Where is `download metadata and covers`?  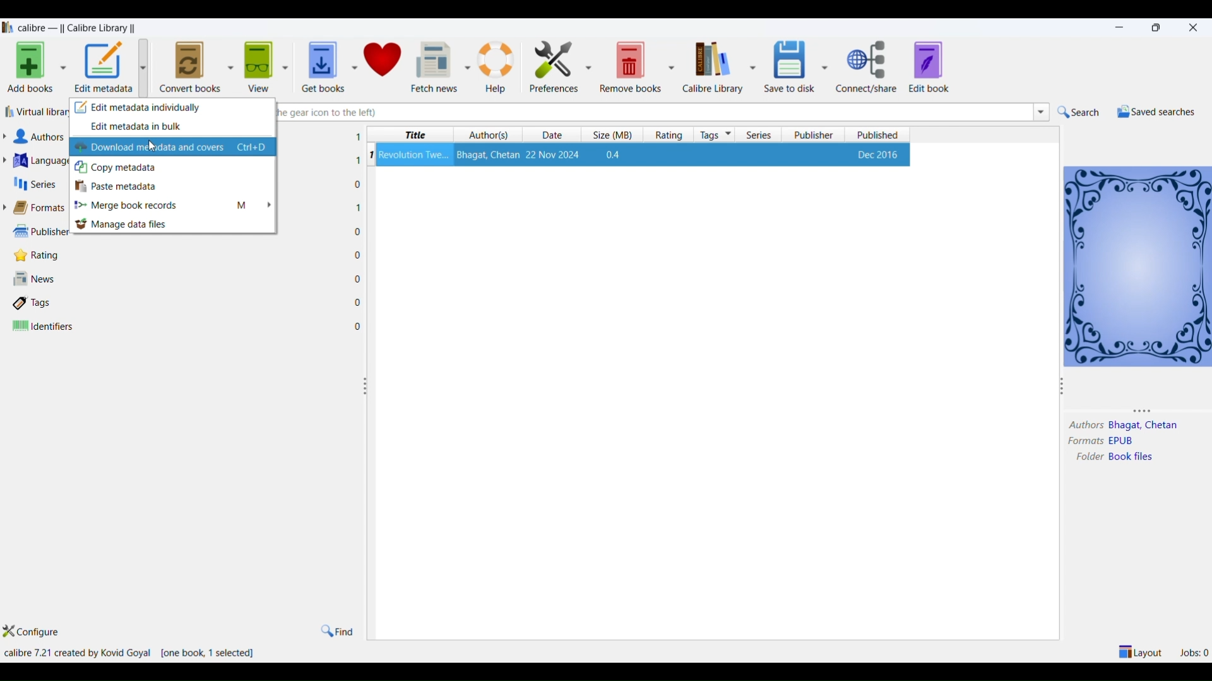 download metadata and covers is located at coordinates (151, 148).